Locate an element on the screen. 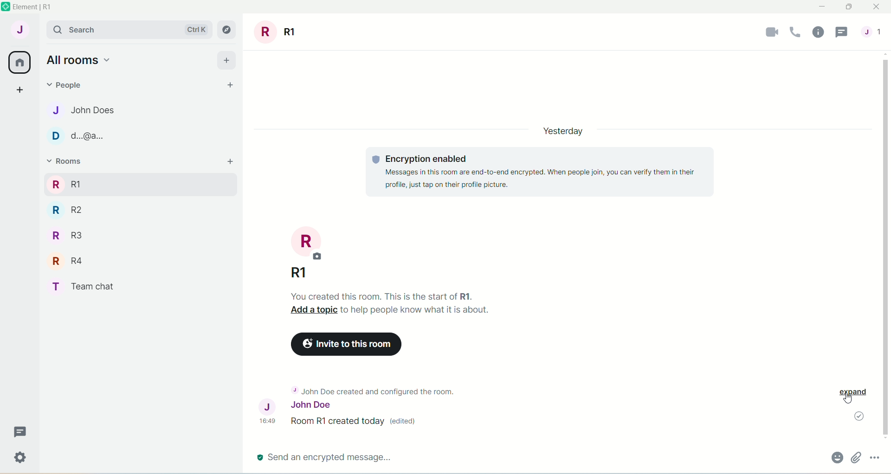 The image size is (891, 474). d...@a... is located at coordinates (73, 135).